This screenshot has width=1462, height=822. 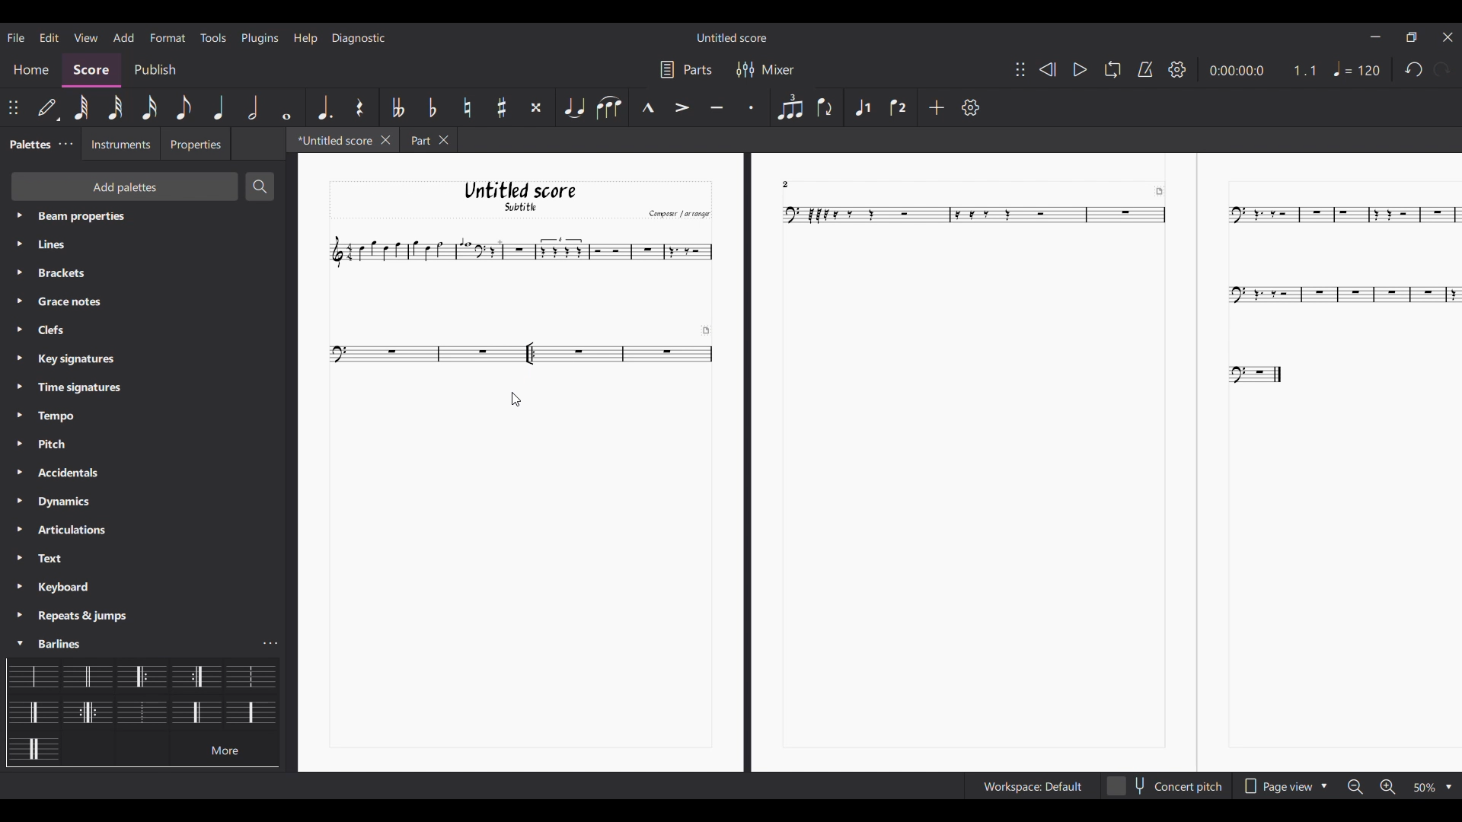 What do you see at coordinates (65, 389) in the screenshot?
I see `Palette settings` at bounding box center [65, 389].